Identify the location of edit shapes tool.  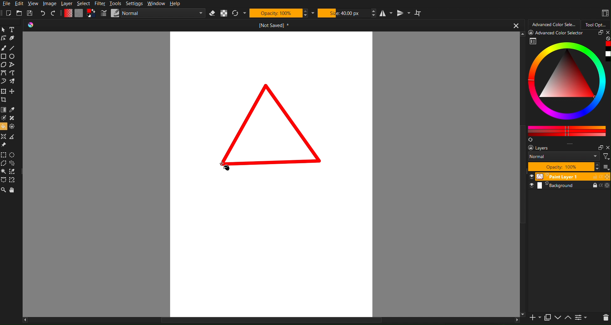
(4, 38).